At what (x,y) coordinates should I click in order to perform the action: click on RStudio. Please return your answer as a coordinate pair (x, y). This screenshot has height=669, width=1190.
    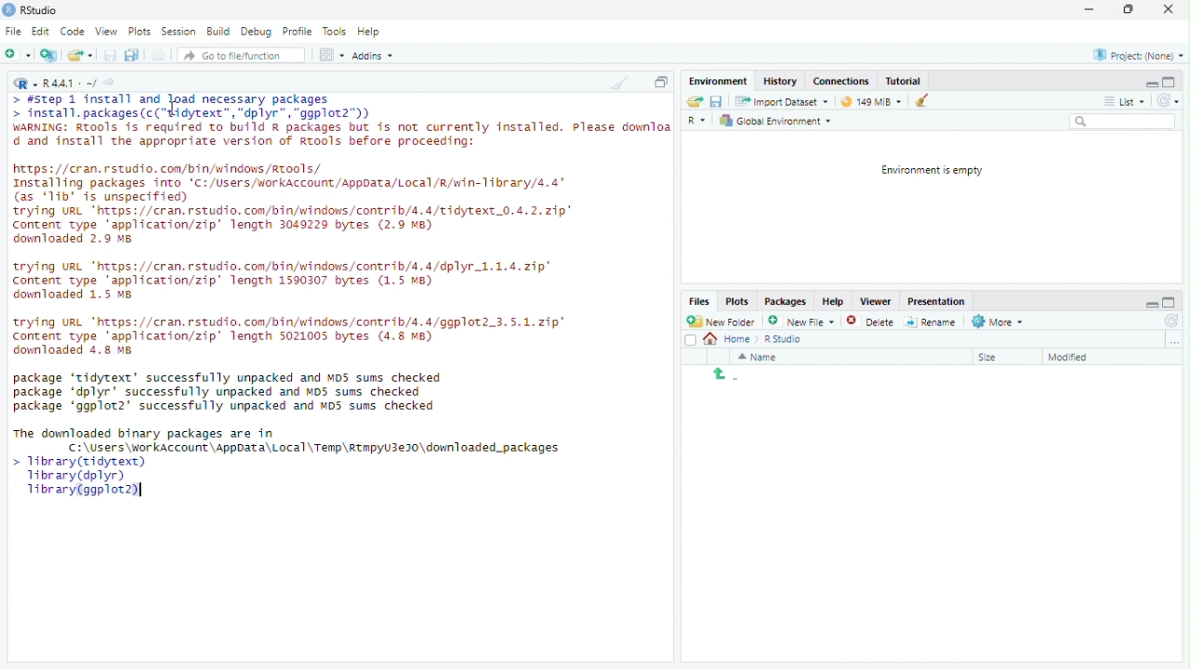
    Looking at the image, I should click on (31, 10).